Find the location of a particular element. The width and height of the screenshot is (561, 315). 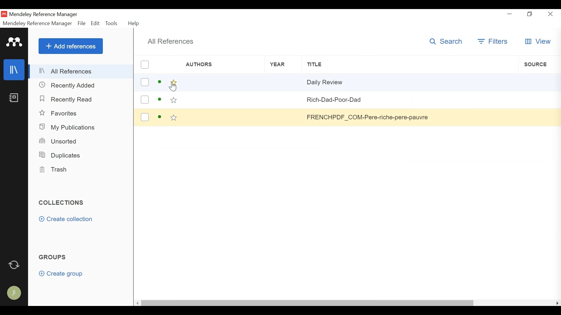

Library is located at coordinates (14, 70).